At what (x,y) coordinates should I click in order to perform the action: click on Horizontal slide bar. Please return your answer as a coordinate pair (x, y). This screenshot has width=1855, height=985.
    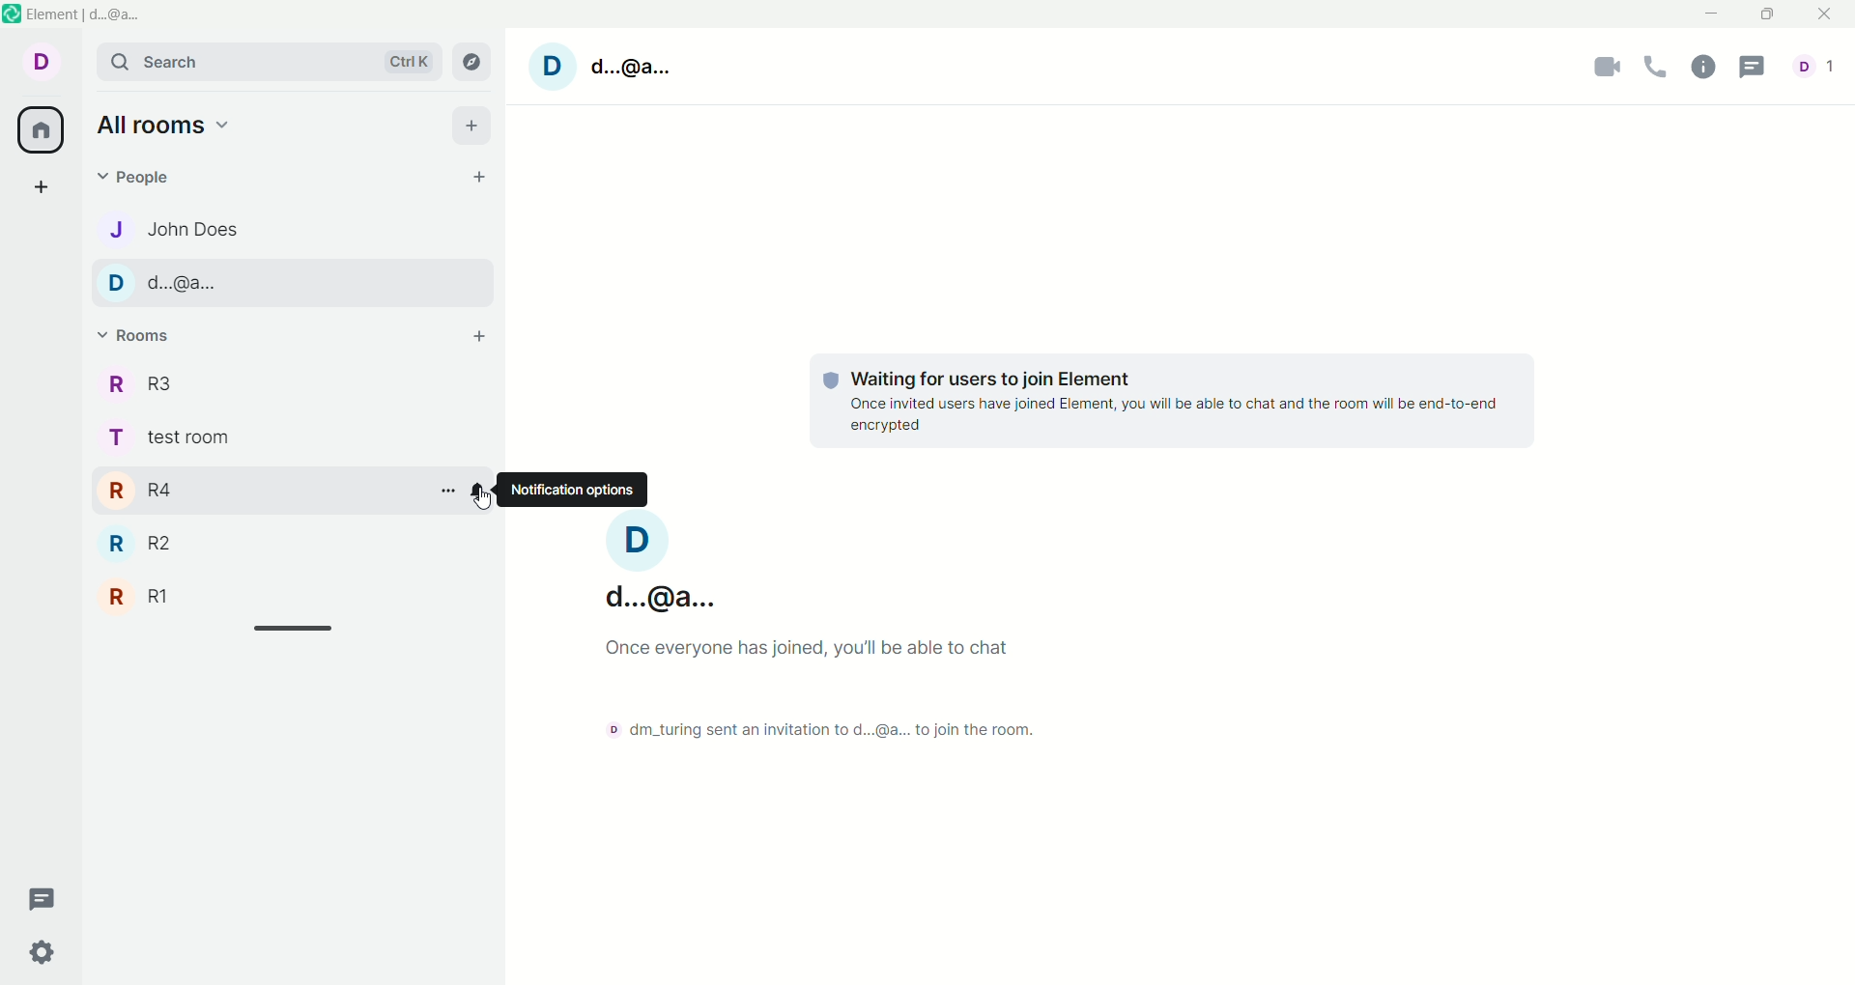
    Looking at the image, I should click on (292, 629).